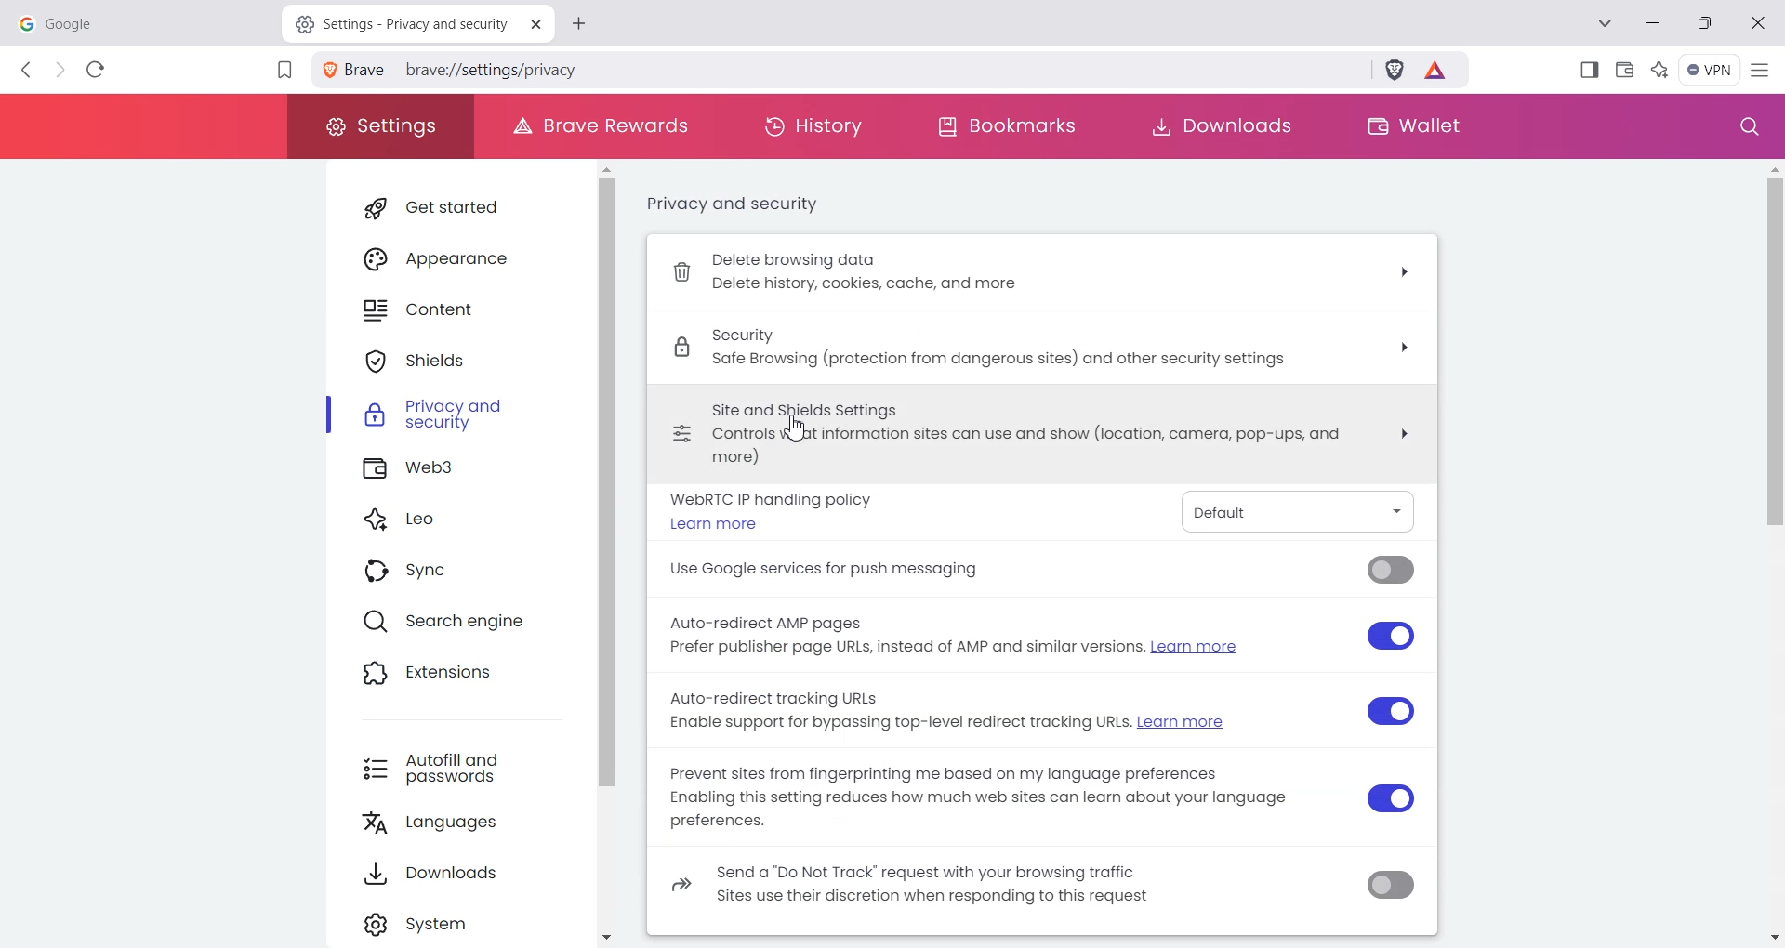 This screenshot has width=1785, height=948. What do you see at coordinates (59, 71) in the screenshot?
I see `Forward` at bounding box center [59, 71].